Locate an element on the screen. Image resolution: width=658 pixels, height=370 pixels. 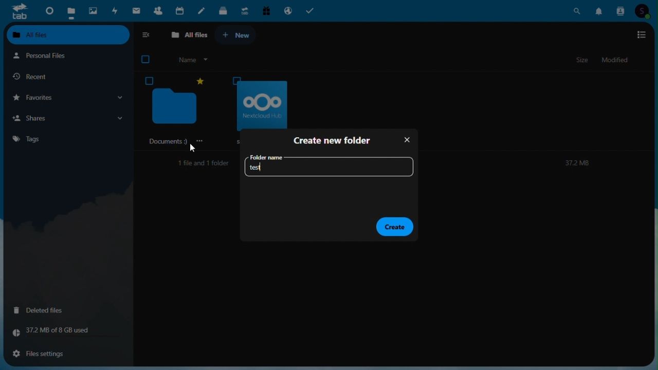
Tasks is located at coordinates (310, 10).